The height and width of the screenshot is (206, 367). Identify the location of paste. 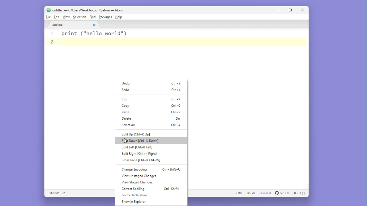
(126, 112).